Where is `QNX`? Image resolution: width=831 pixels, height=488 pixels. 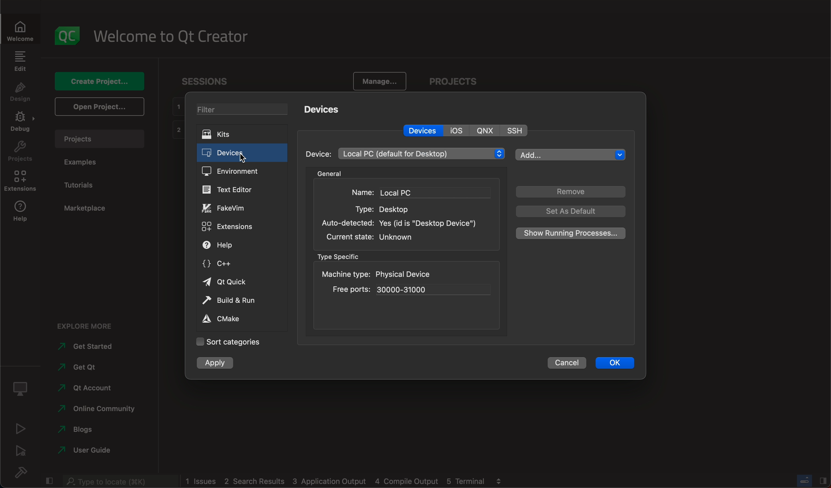 QNX is located at coordinates (487, 130).